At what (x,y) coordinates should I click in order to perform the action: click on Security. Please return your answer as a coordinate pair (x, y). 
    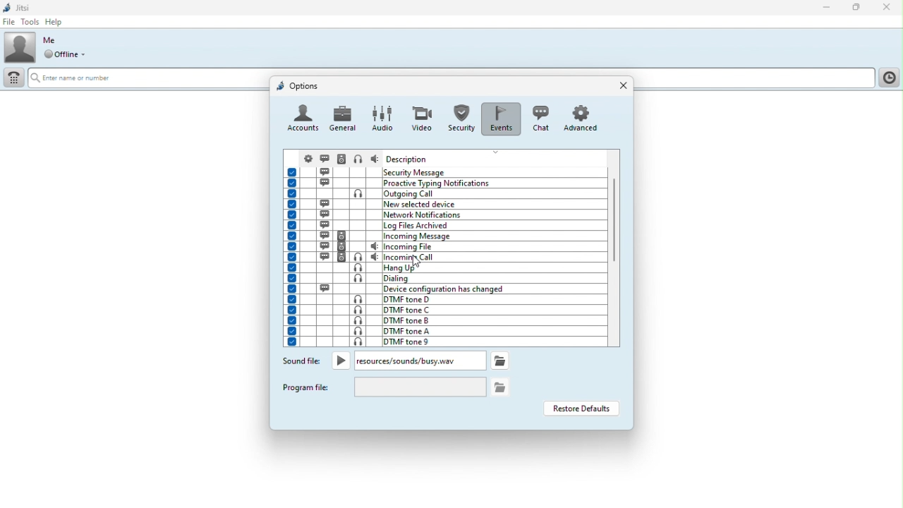
    Looking at the image, I should click on (460, 116).